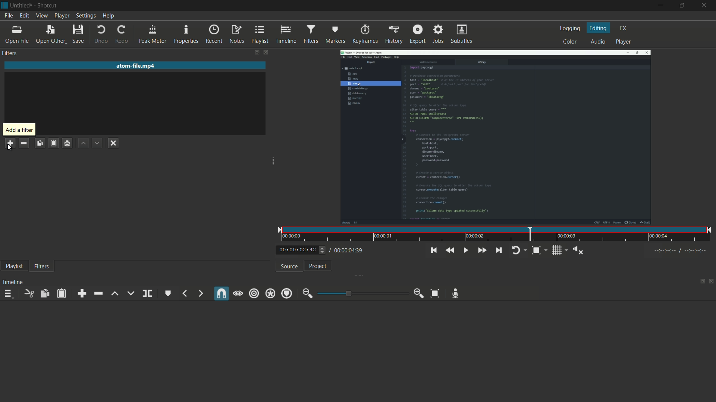  What do you see at coordinates (10, 148) in the screenshot?
I see `cursor` at bounding box center [10, 148].